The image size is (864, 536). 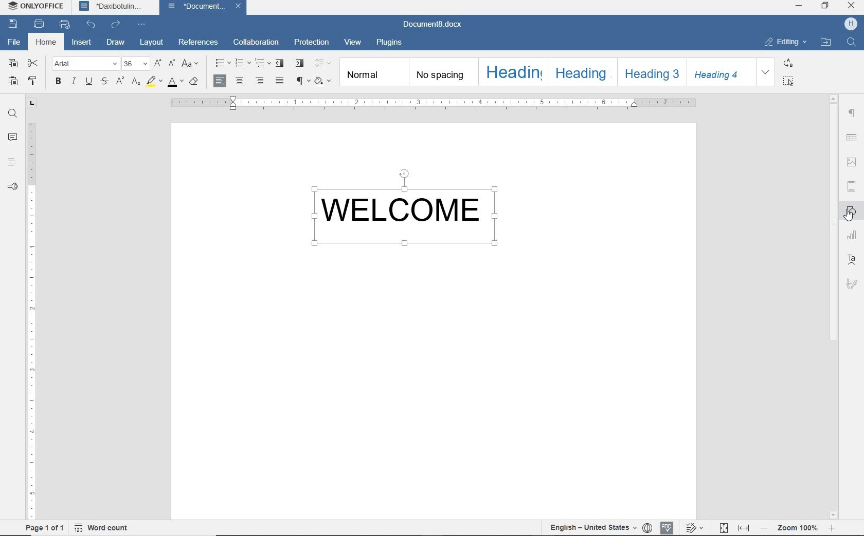 What do you see at coordinates (724, 528) in the screenshot?
I see `FIT TO PAGE` at bounding box center [724, 528].